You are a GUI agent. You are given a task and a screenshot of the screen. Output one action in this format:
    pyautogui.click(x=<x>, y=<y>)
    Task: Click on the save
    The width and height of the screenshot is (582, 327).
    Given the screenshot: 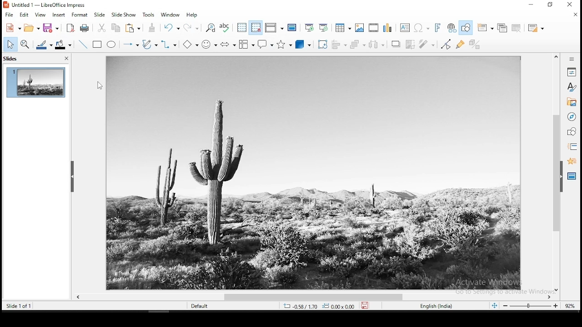 What is the action you would take?
    pyautogui.click(x=365, y=307)
    